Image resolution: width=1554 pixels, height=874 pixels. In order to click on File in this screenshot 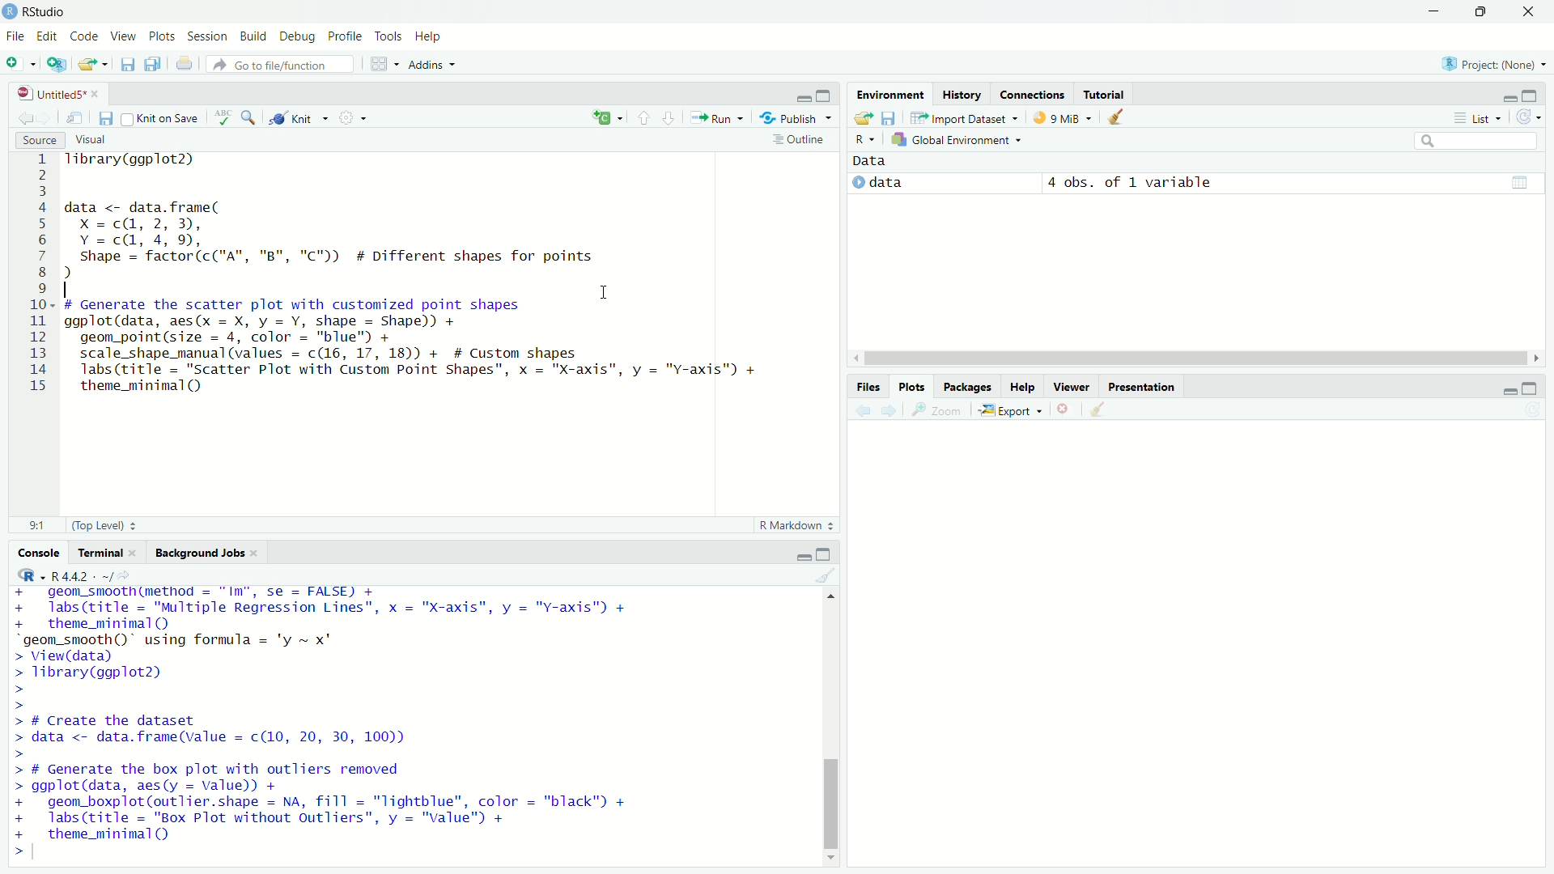, I will do `click(15, 36)`.